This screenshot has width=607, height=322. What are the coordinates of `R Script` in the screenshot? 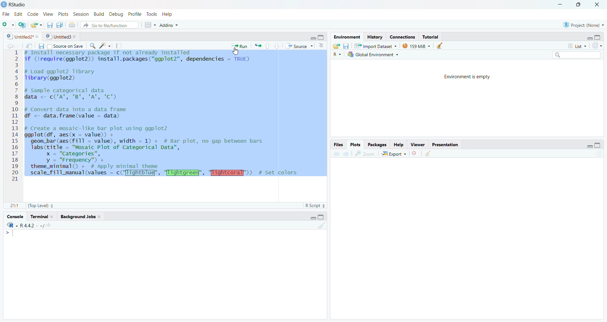 It's located at (315, 206).